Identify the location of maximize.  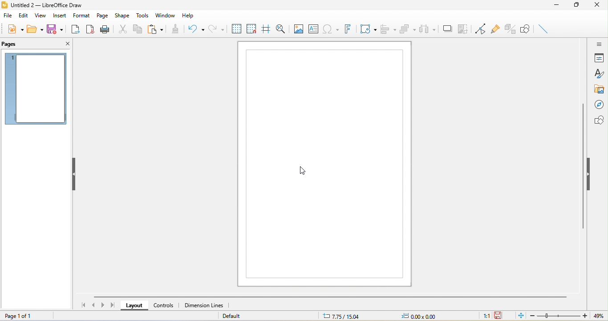
(576, 6).